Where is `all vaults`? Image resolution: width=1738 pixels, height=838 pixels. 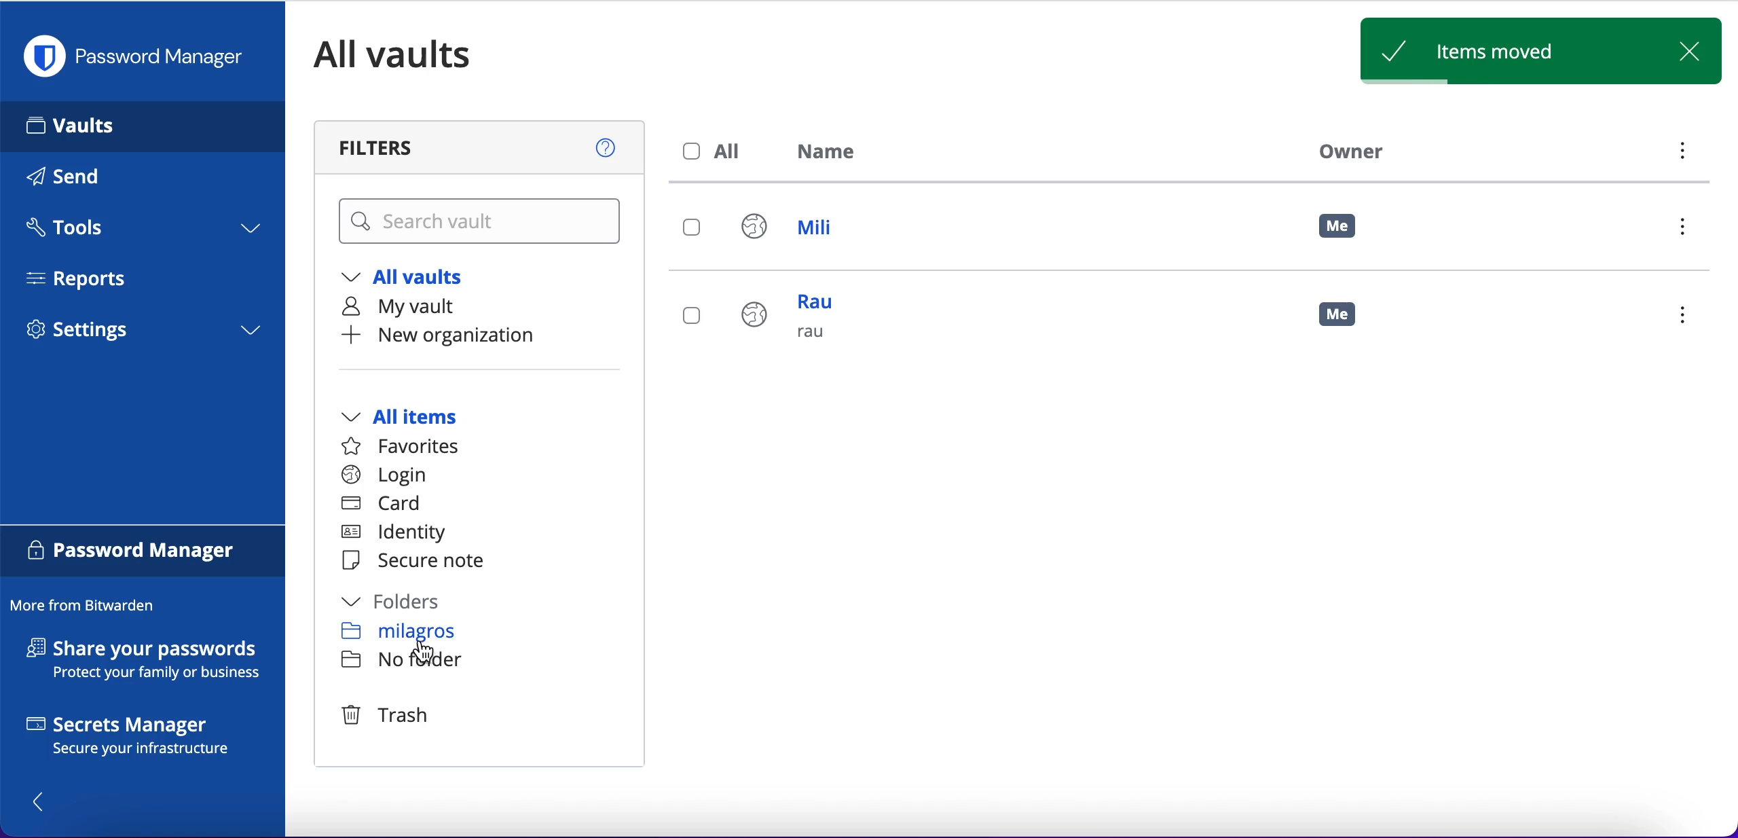
all vaults is located at coordinates (413, 54).